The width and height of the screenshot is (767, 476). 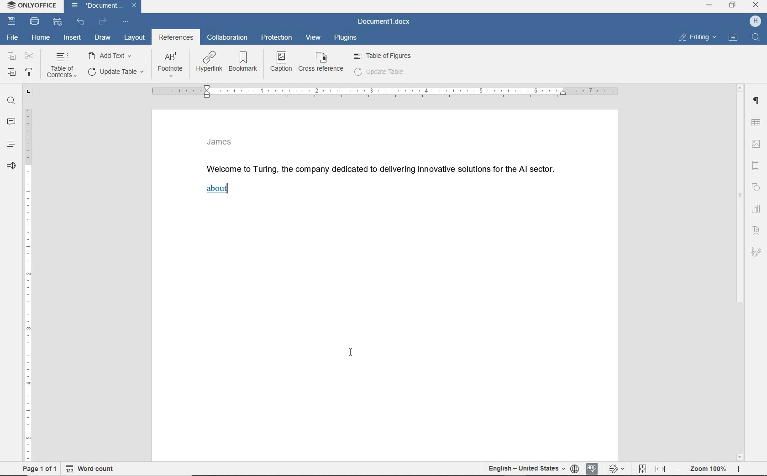 I want to click on save, so click(x=11, y=21).